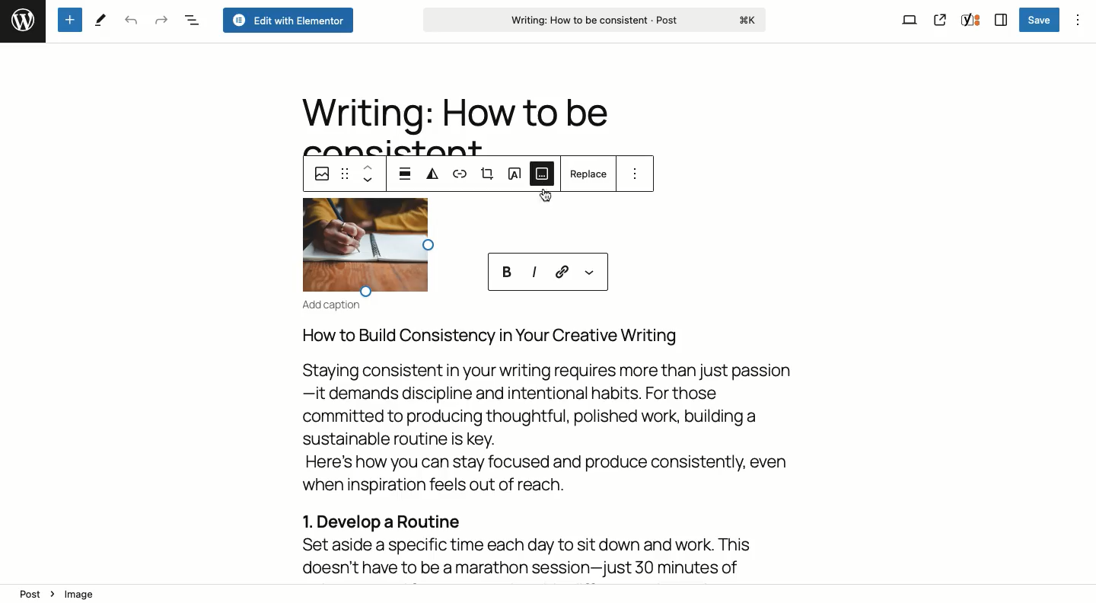 This screenshot has width=1096, height=603. What do you see at coordinates (84, 595) in the screenshot?
I see `image` at bounding box center [84, 595].